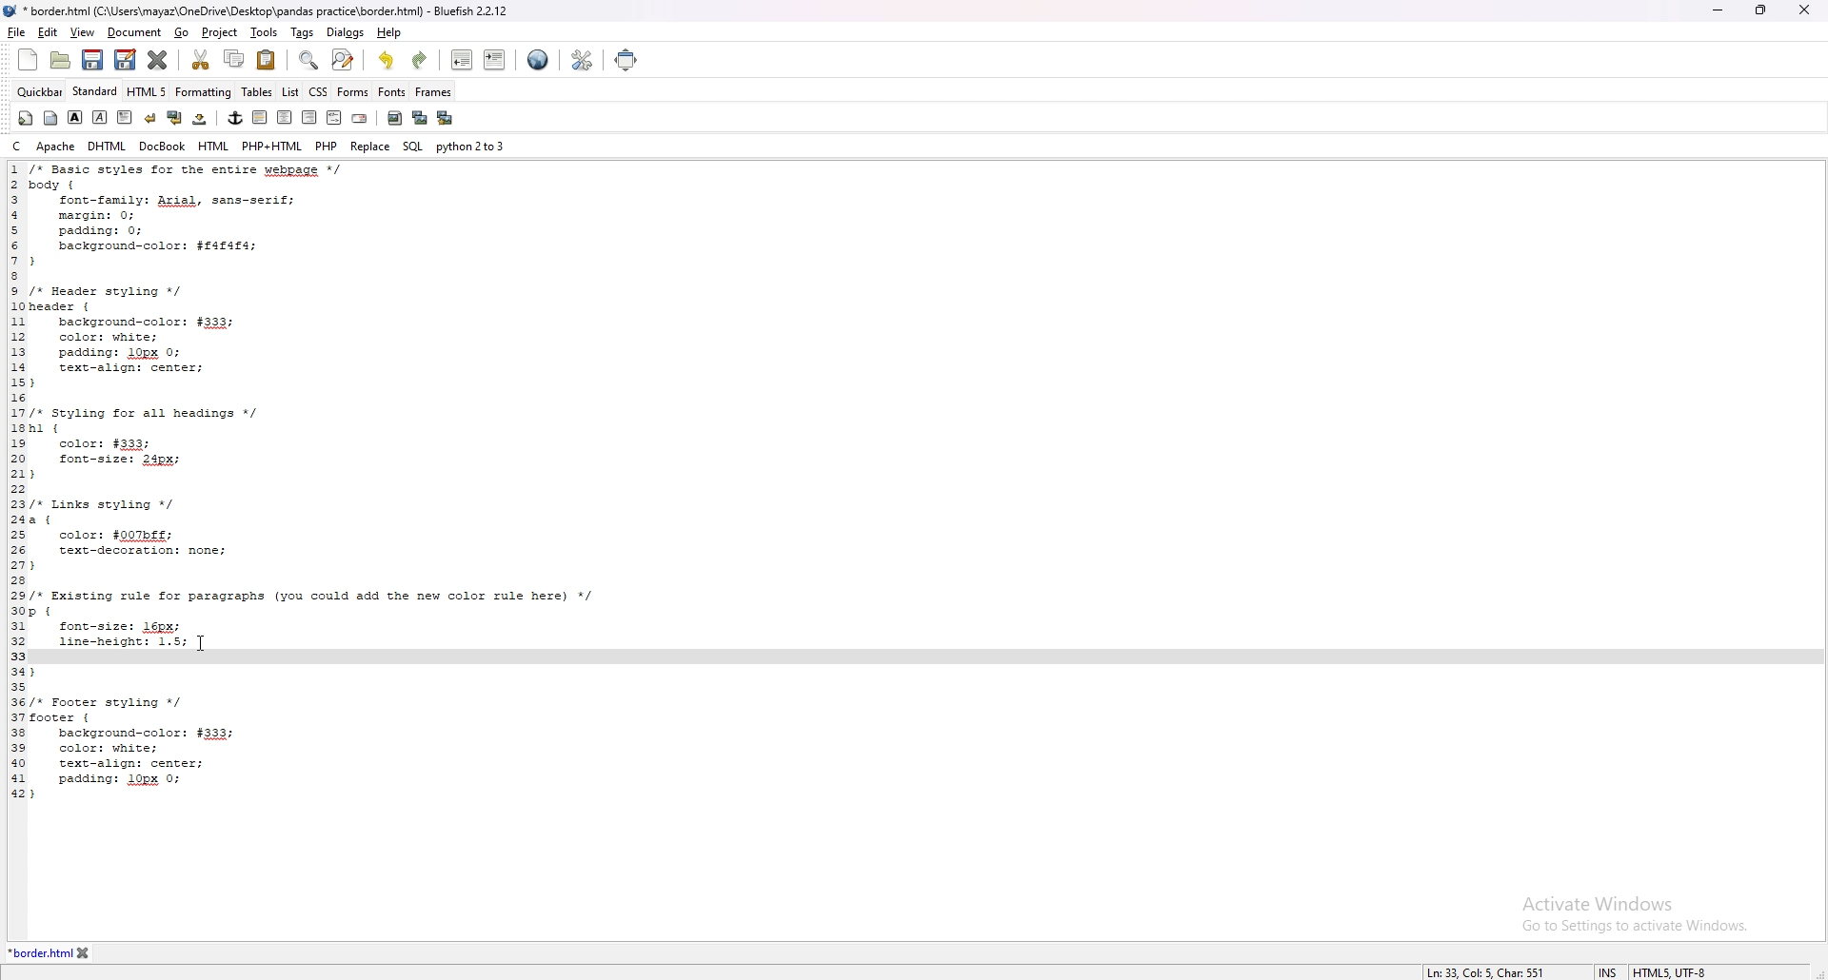 The height and width of the screenshot is (980, 1828). I want to click on close current tab, so click(160, 59).